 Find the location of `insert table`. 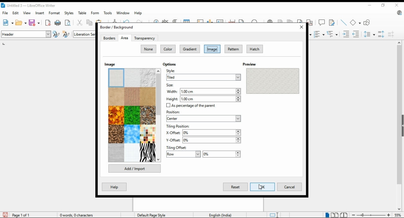

insert table is located at coordinates (188, 20).